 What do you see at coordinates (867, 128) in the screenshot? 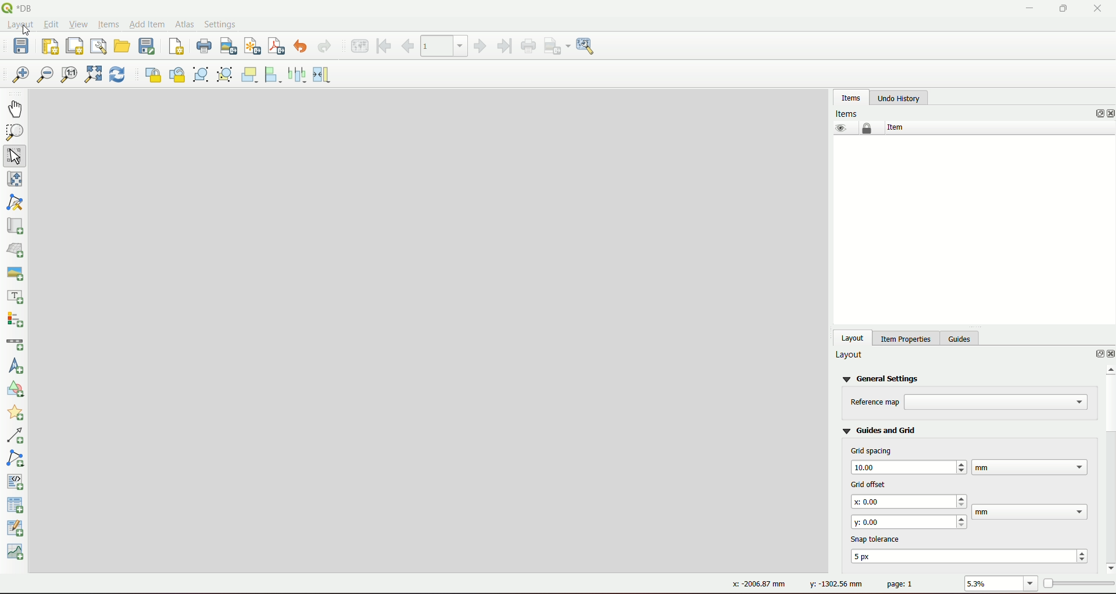
I see `lock` at bounding box center [867, 128].